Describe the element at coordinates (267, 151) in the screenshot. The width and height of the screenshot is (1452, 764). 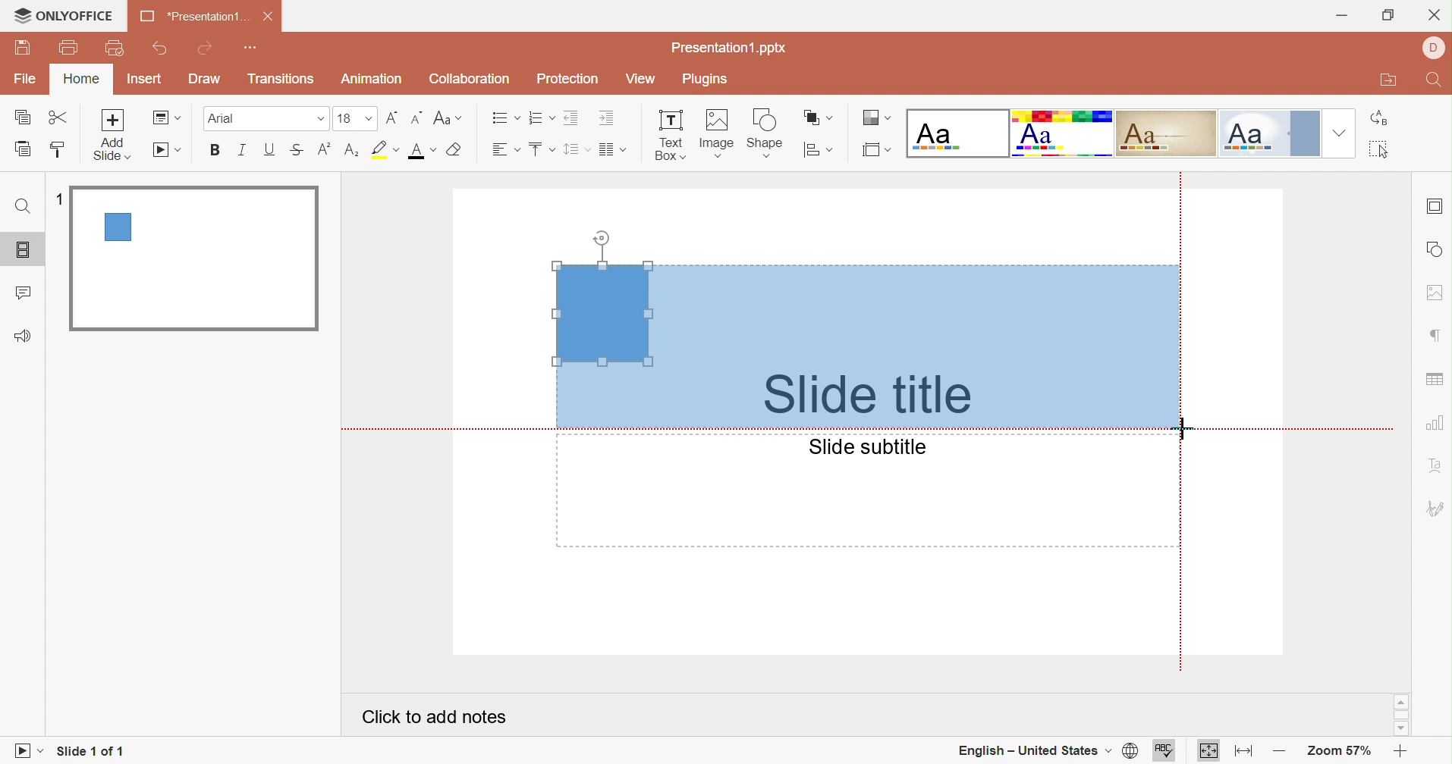
I see `Underline` at that location.